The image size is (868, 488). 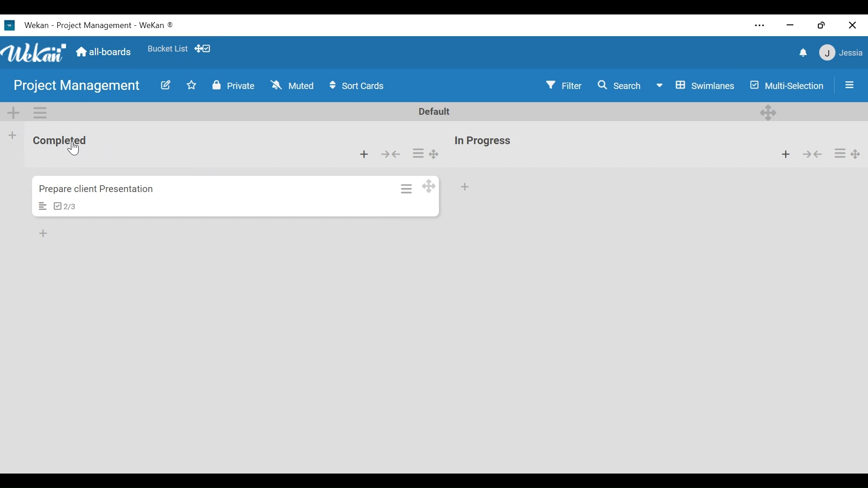 I want to click on Desktop drag handles, so click(x=769, y=111).